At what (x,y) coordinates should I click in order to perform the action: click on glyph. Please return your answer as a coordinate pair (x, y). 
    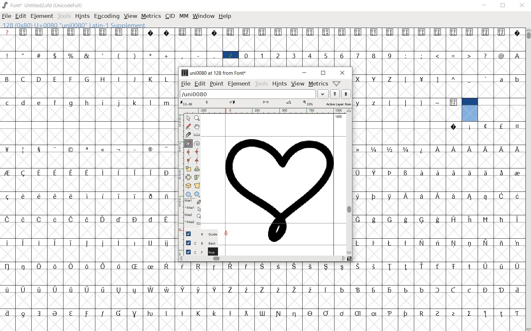
    Looking at the image, I should click on (71, 266).